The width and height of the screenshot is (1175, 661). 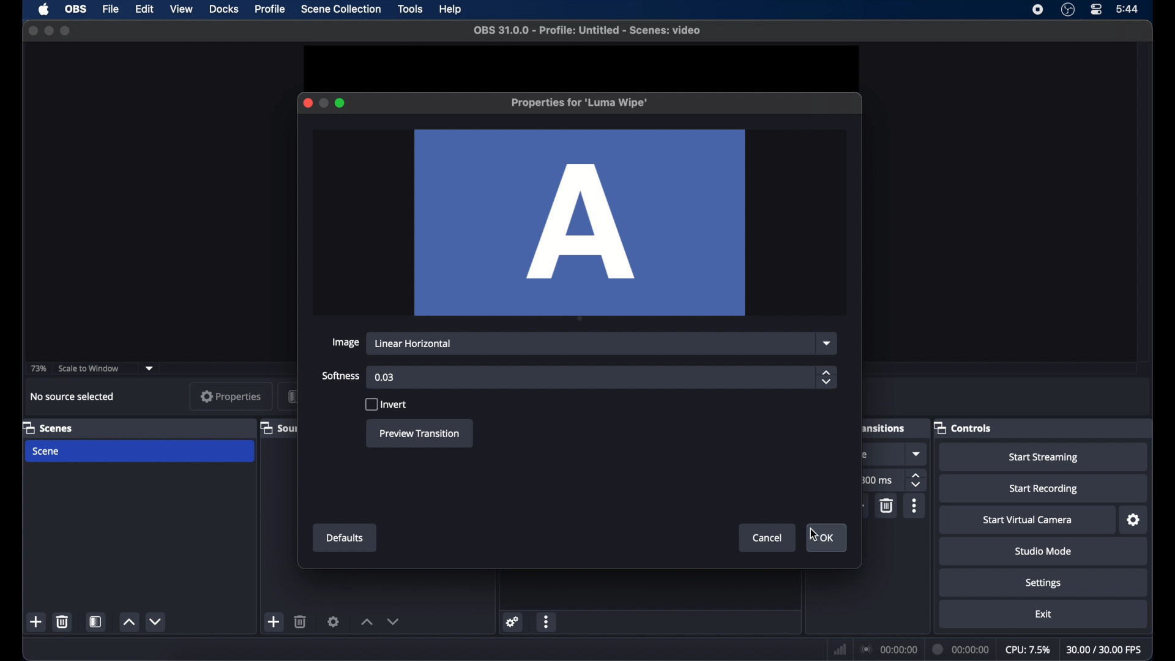 I want to click on start virtual camera, so click(x=1028, y=520).